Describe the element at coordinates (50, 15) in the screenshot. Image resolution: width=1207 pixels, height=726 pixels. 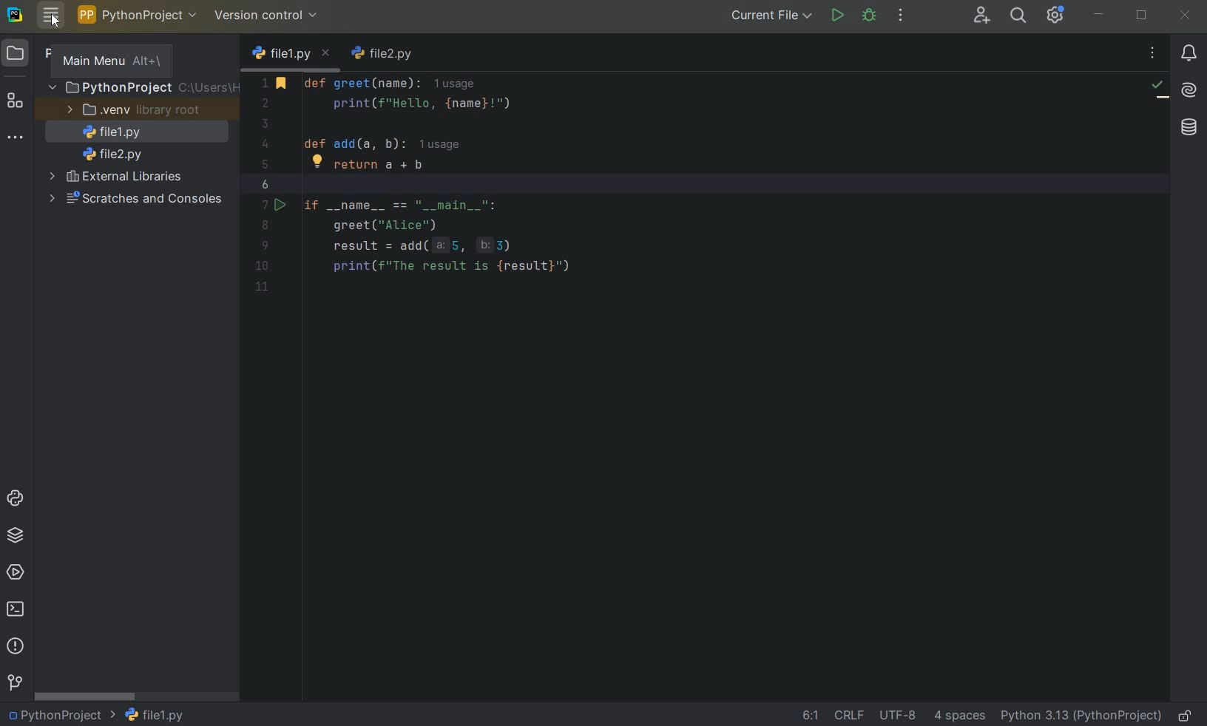
I see `main menu` at that location.